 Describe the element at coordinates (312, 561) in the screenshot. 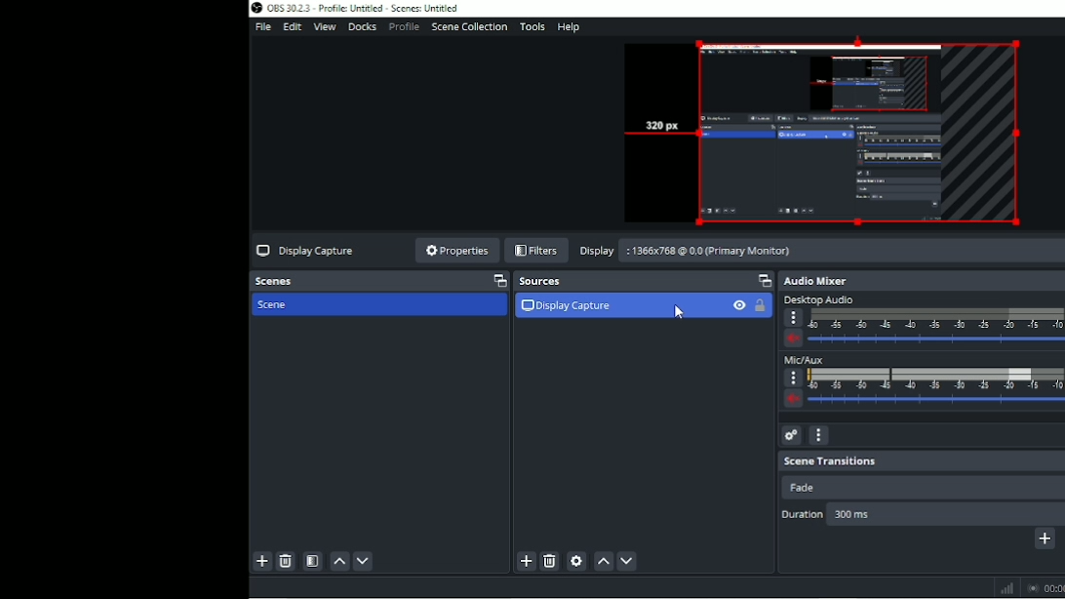

I see `Open scene filters` at that location.